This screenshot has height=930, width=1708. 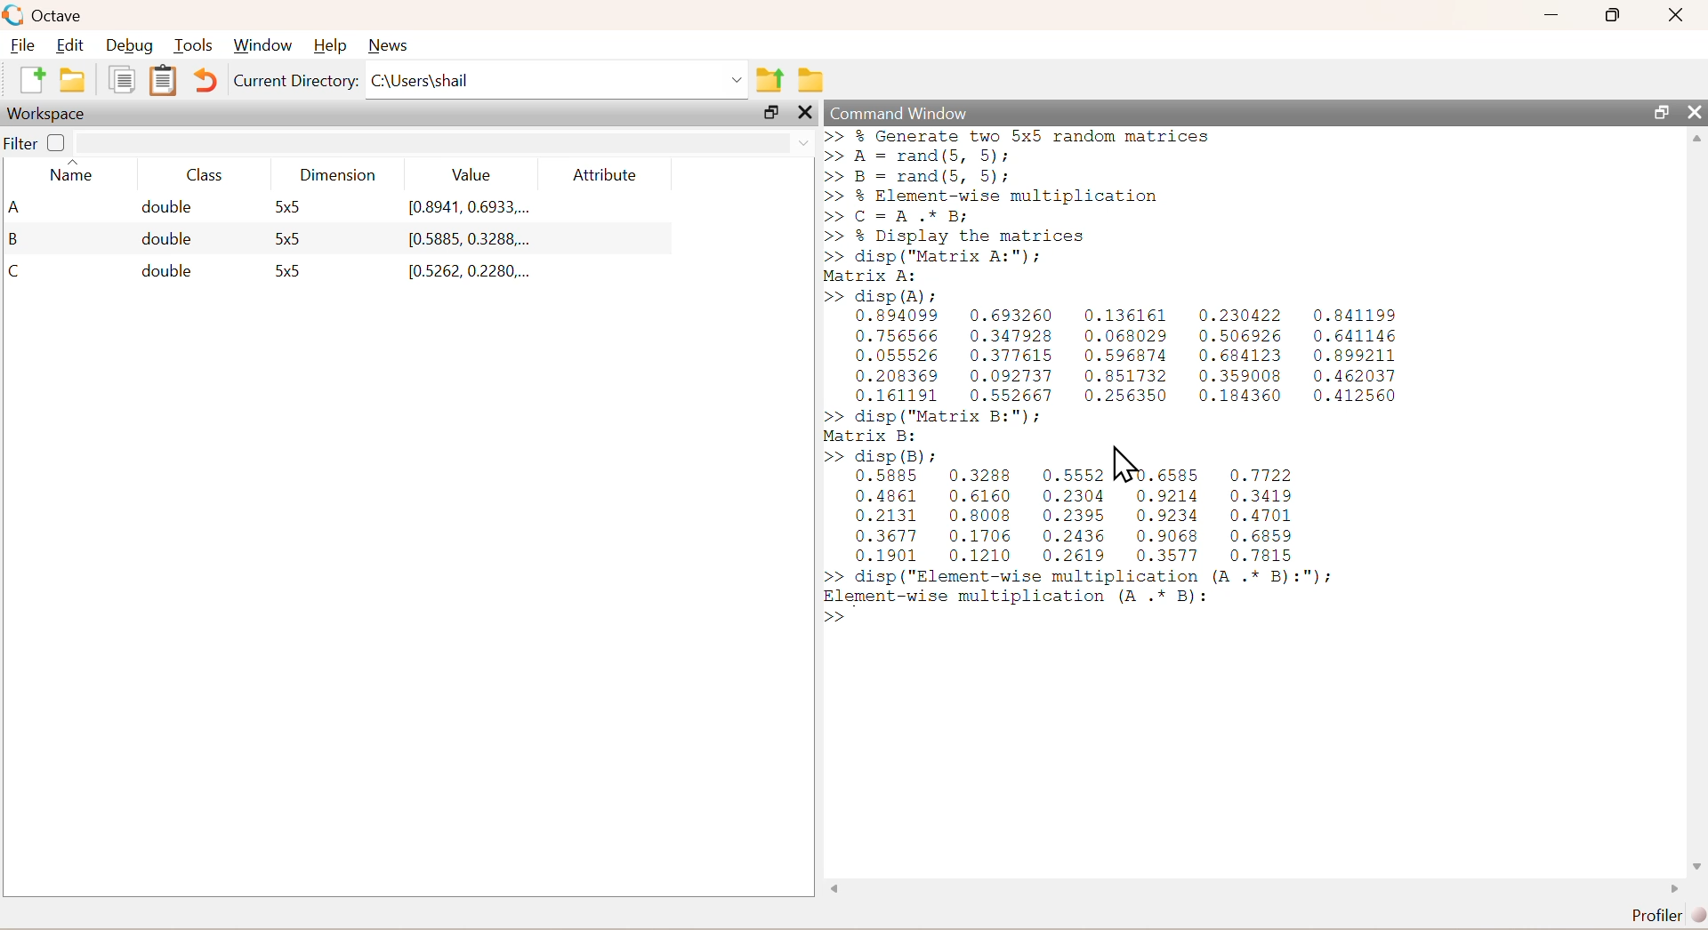 I want to click on Help, so click(x=332, y=41).